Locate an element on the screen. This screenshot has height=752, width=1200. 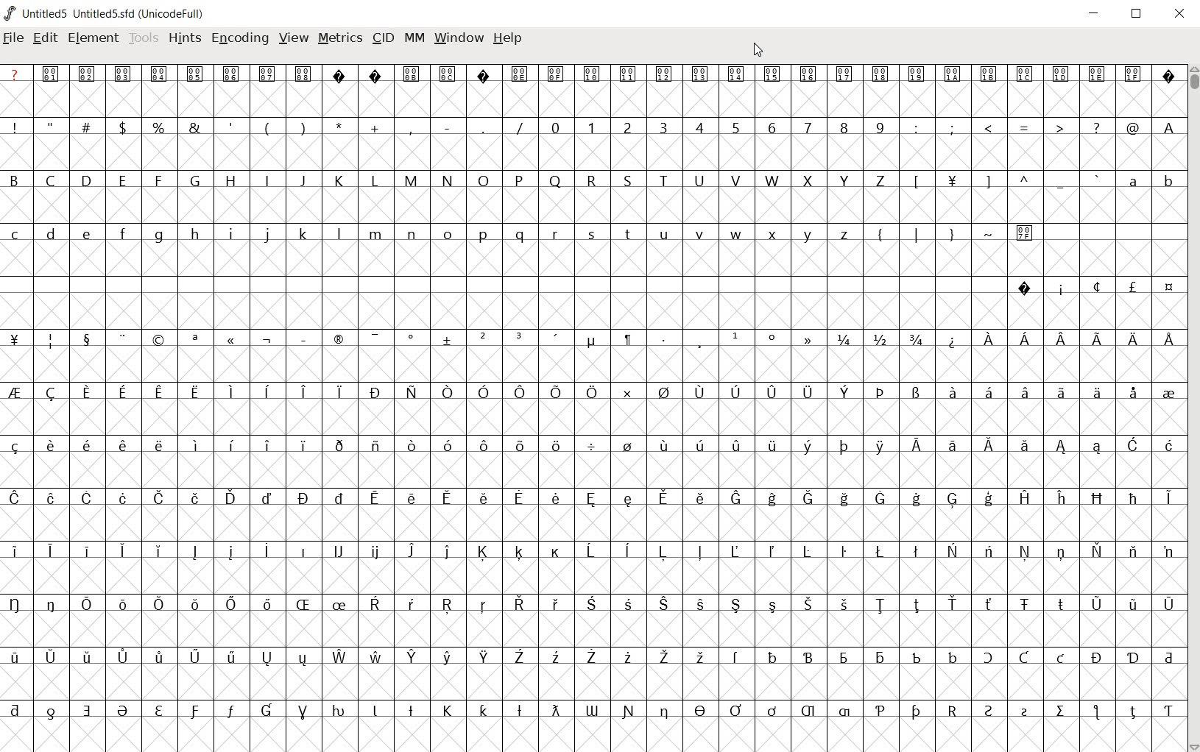
Symbol is located at coordinates (735, 390).